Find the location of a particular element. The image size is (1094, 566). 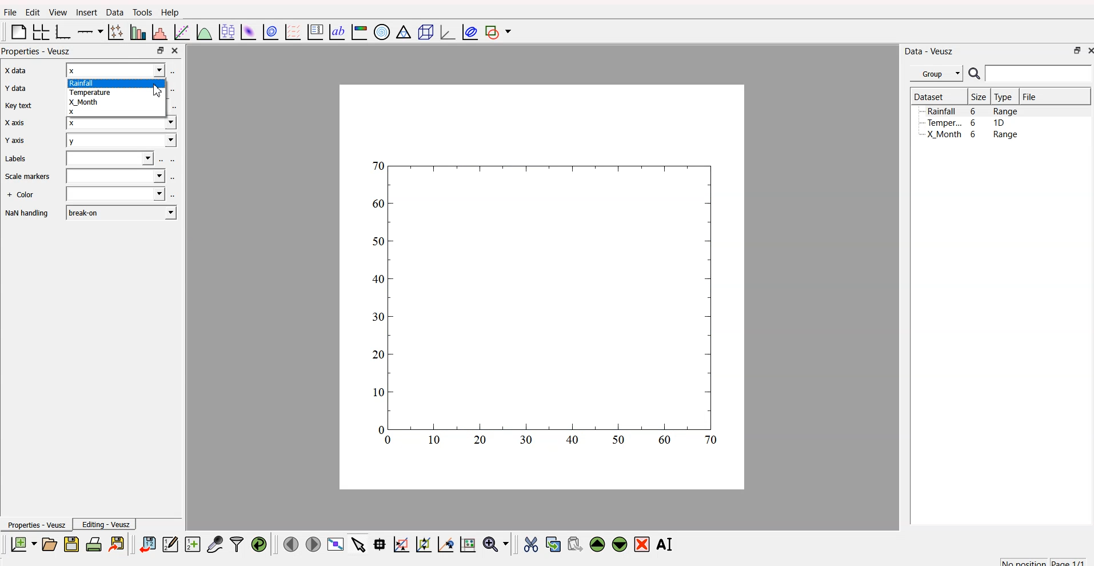

blank page is located at coordinates (16, 34).